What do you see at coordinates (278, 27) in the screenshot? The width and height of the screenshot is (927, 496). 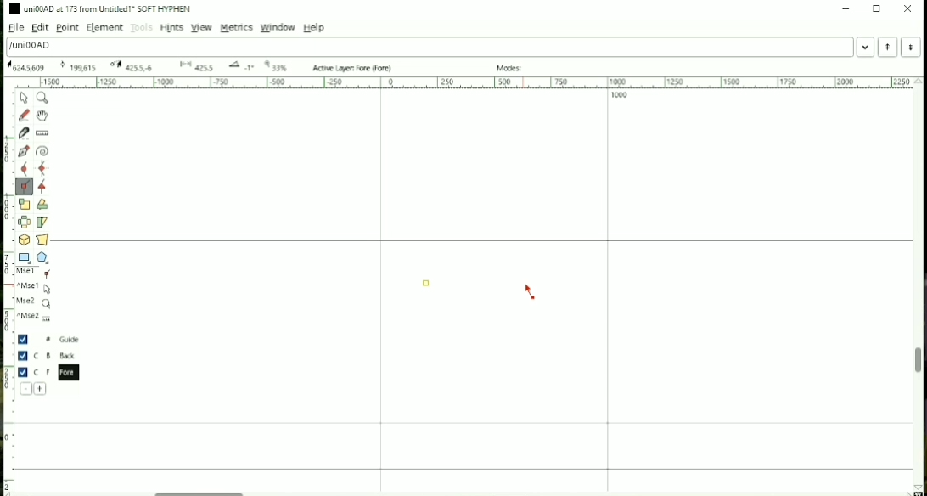 I see `Window` at bounding box center [278, 27].